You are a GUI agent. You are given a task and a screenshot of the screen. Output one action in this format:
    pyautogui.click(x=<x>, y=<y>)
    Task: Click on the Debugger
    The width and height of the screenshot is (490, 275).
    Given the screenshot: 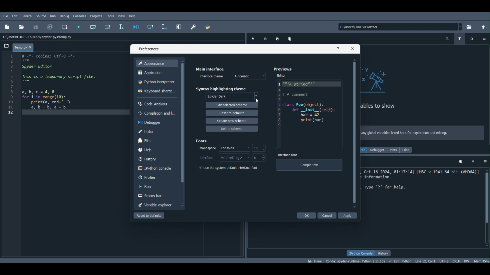 What is the action you would take?
    pyautogui.click(x=158, y=123)
    